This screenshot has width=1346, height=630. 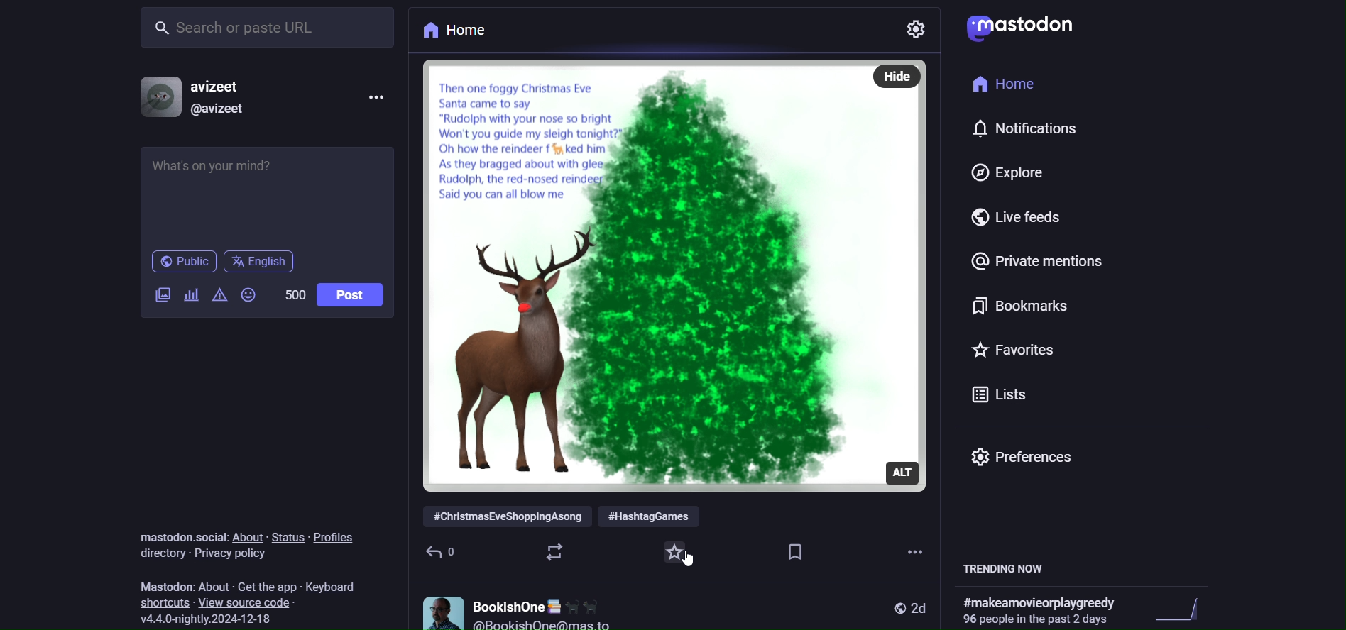 I want to click on cursor, so click(x=698, y=563).